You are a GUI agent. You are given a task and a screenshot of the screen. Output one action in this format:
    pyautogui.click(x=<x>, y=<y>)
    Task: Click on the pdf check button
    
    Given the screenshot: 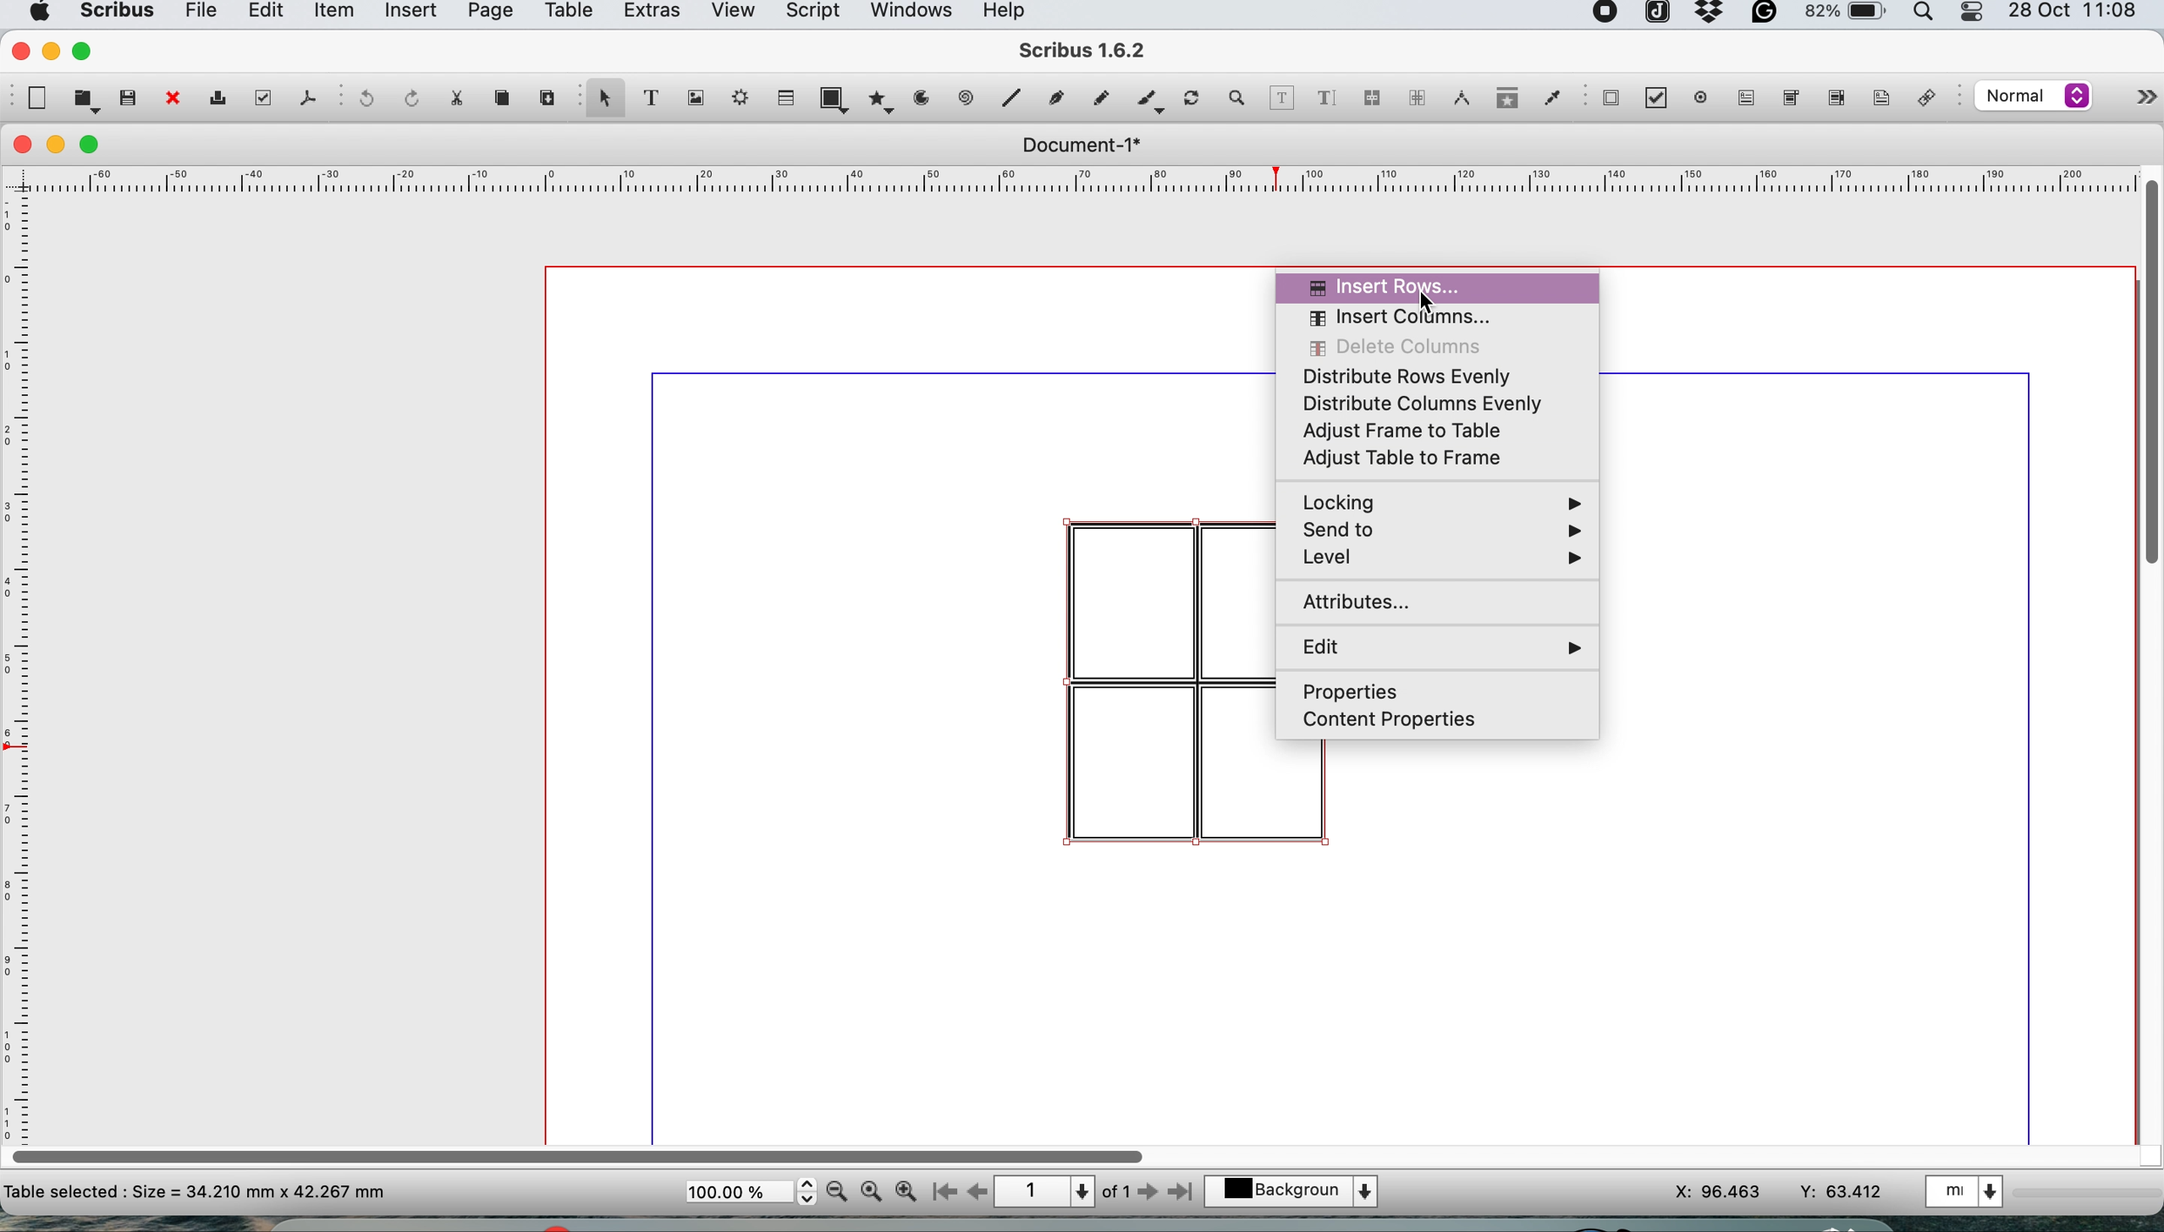 What is the action you would take?
    pyautogui.click(x=1662, y=100)
    